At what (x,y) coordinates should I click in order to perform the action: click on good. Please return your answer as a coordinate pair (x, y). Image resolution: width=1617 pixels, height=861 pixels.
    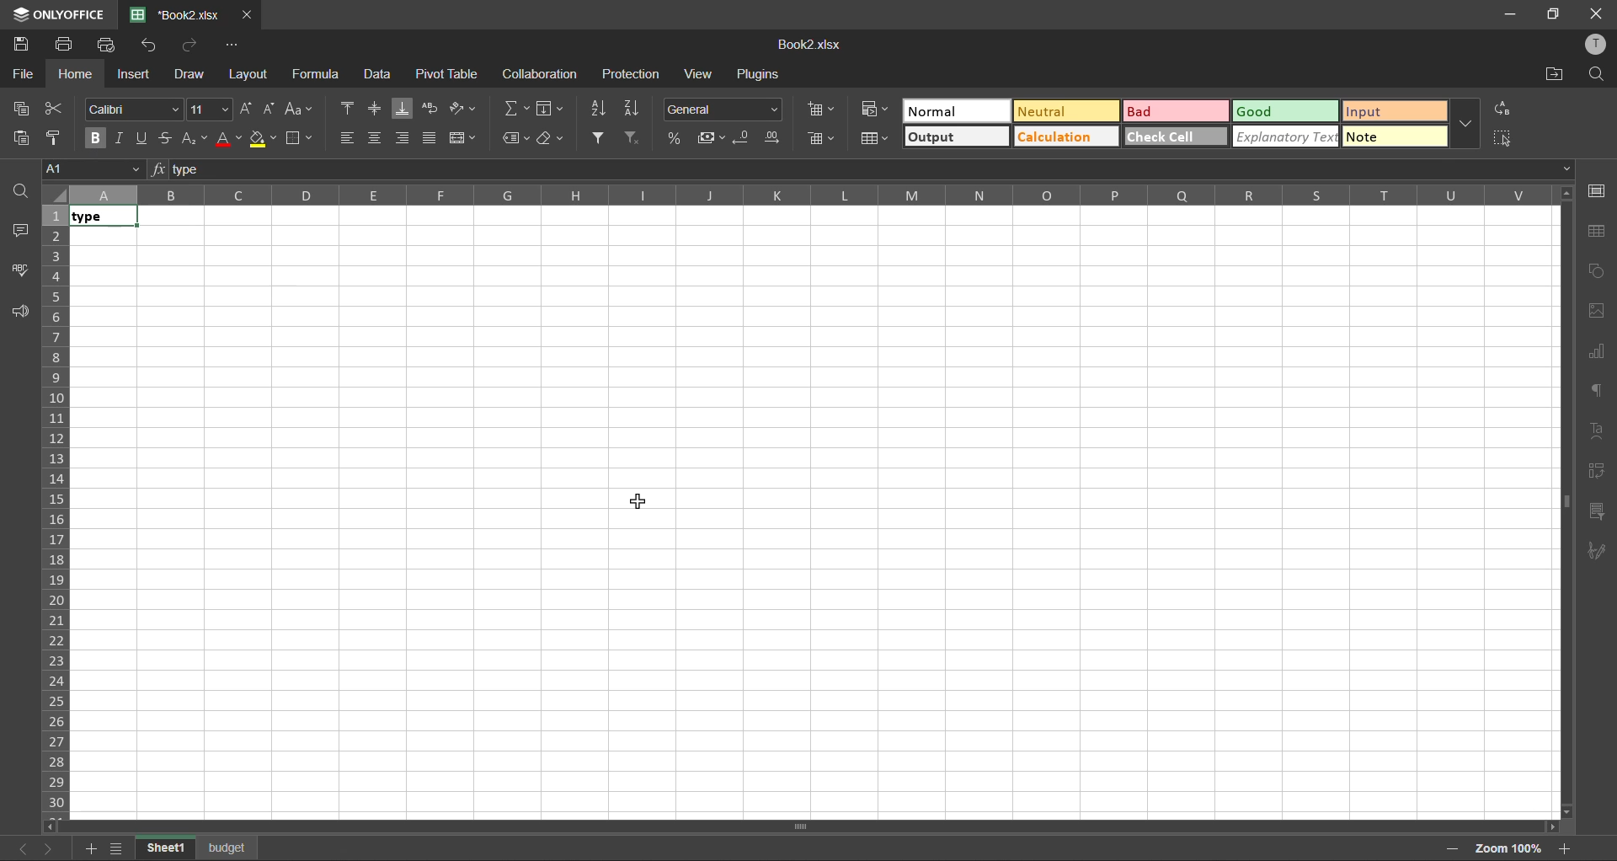
    Looking at the image, I should click on (1288, 113).